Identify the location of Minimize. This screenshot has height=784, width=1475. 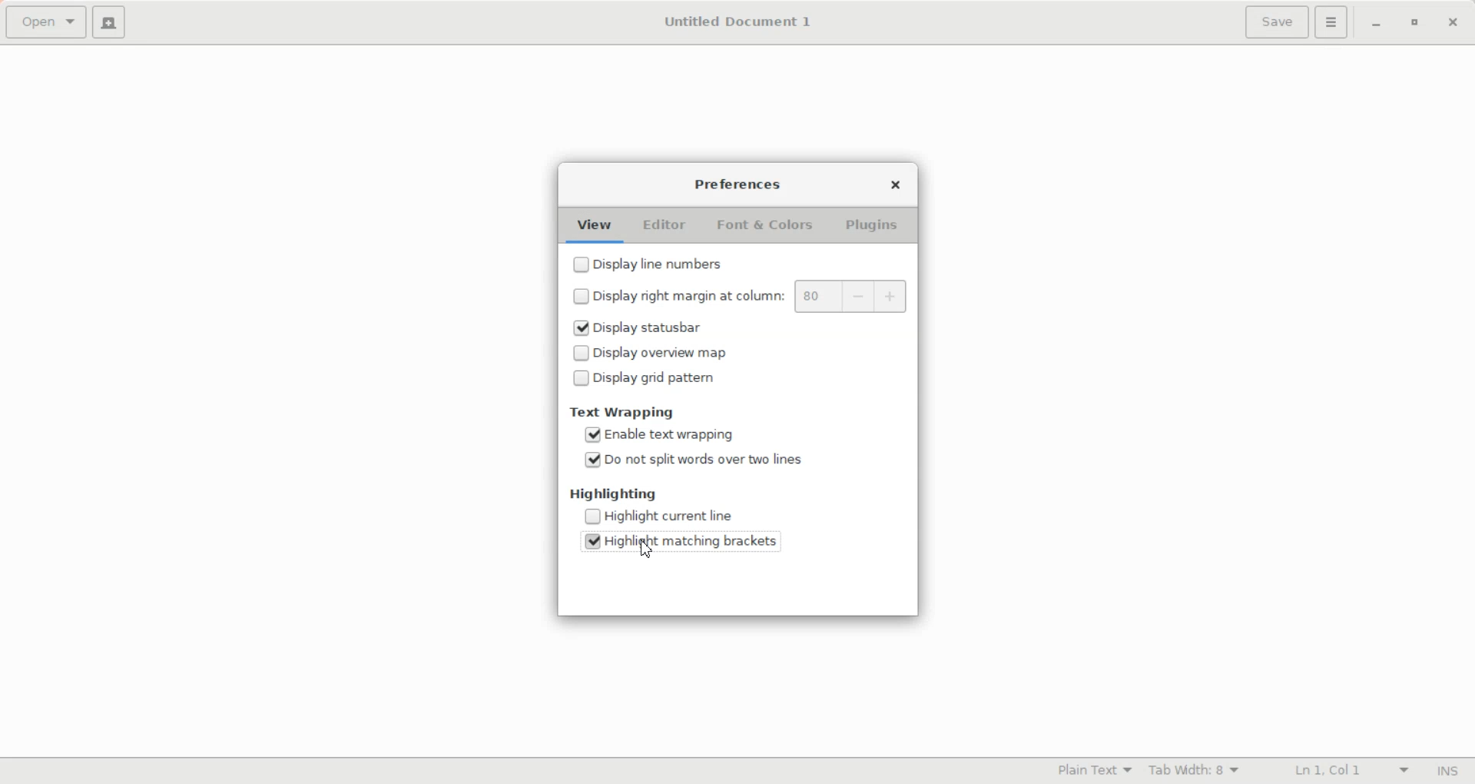
(1377, 25).